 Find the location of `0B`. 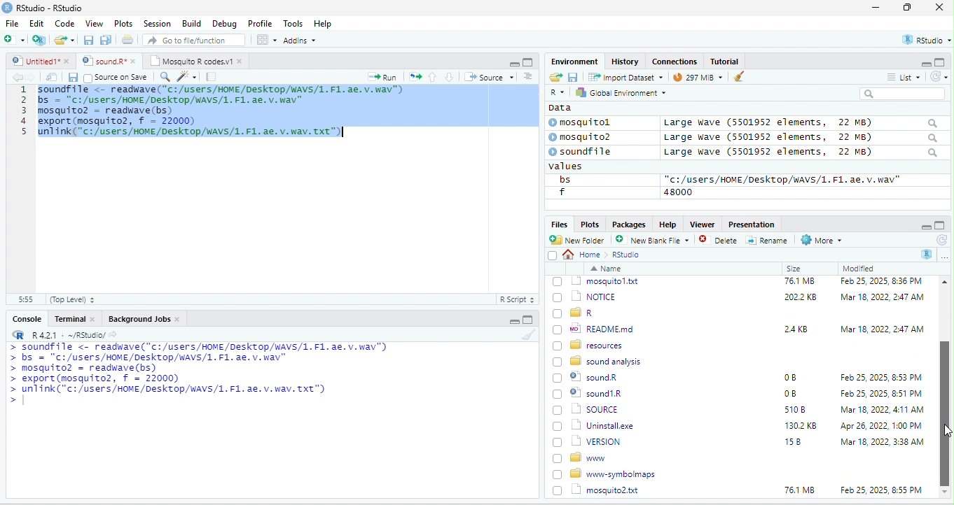

0B is located at coordinates (785, 298).